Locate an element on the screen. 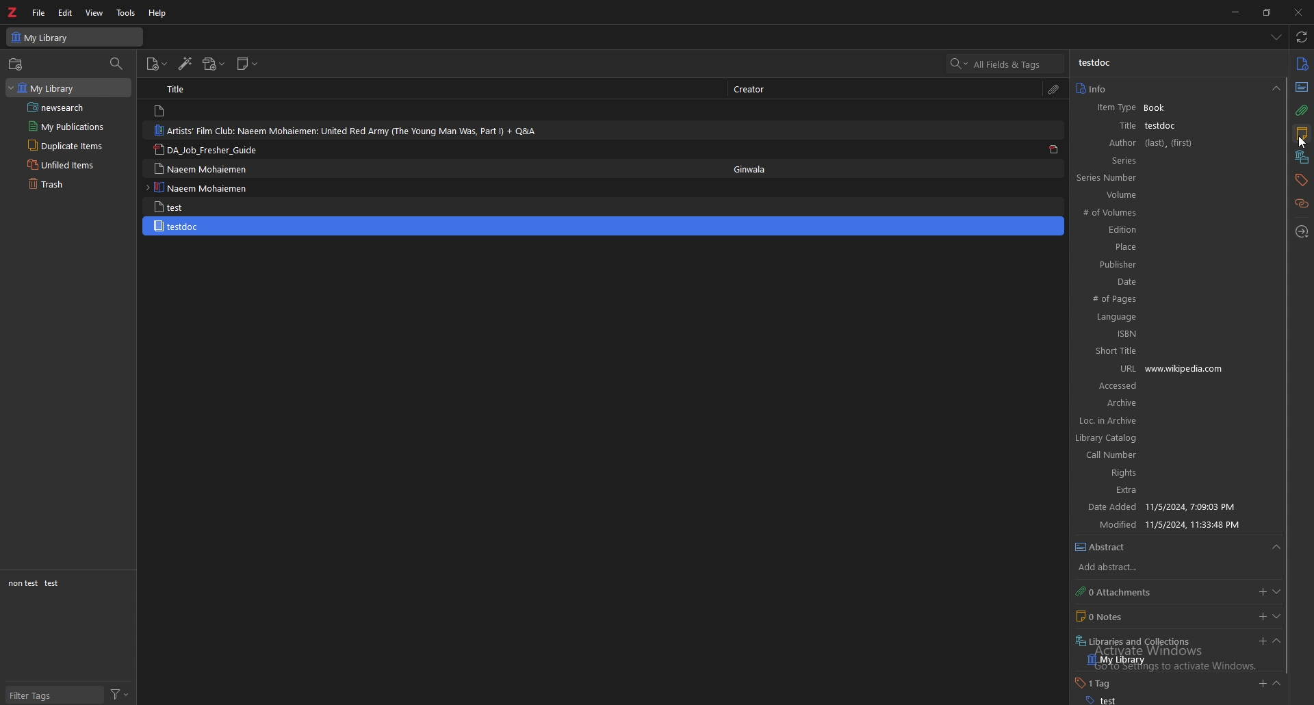  add tags is located at coordinates (1263, 683).